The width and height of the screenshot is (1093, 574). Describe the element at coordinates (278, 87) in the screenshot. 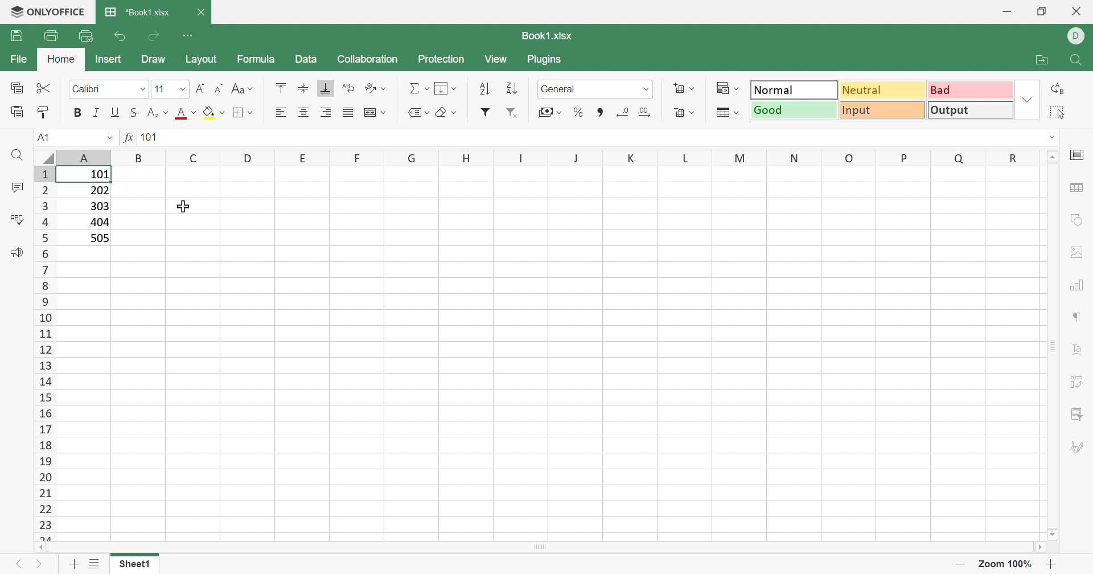

I see `Align Top` at that location.